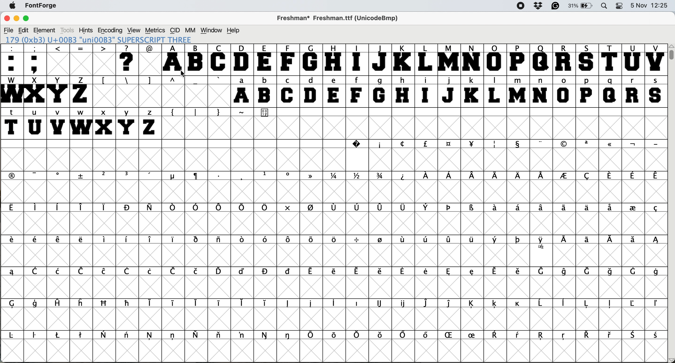  Describe the element at coordinates (379, 92) in the screenshot. I see `g` at that location.